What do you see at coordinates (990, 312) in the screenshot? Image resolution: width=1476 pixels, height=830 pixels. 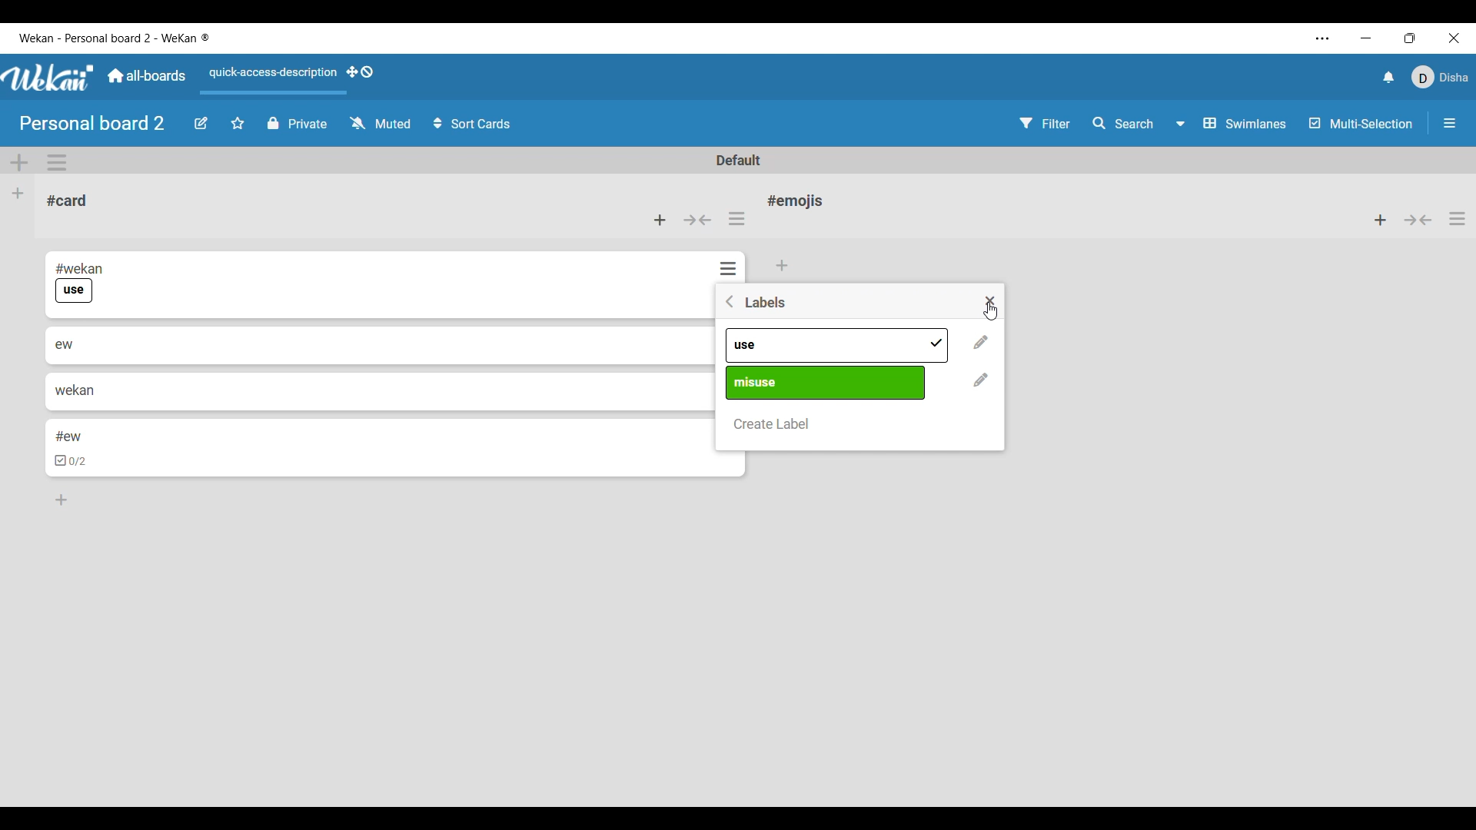 I see `Cursor clicking on close` at bounding box center [990, 312].